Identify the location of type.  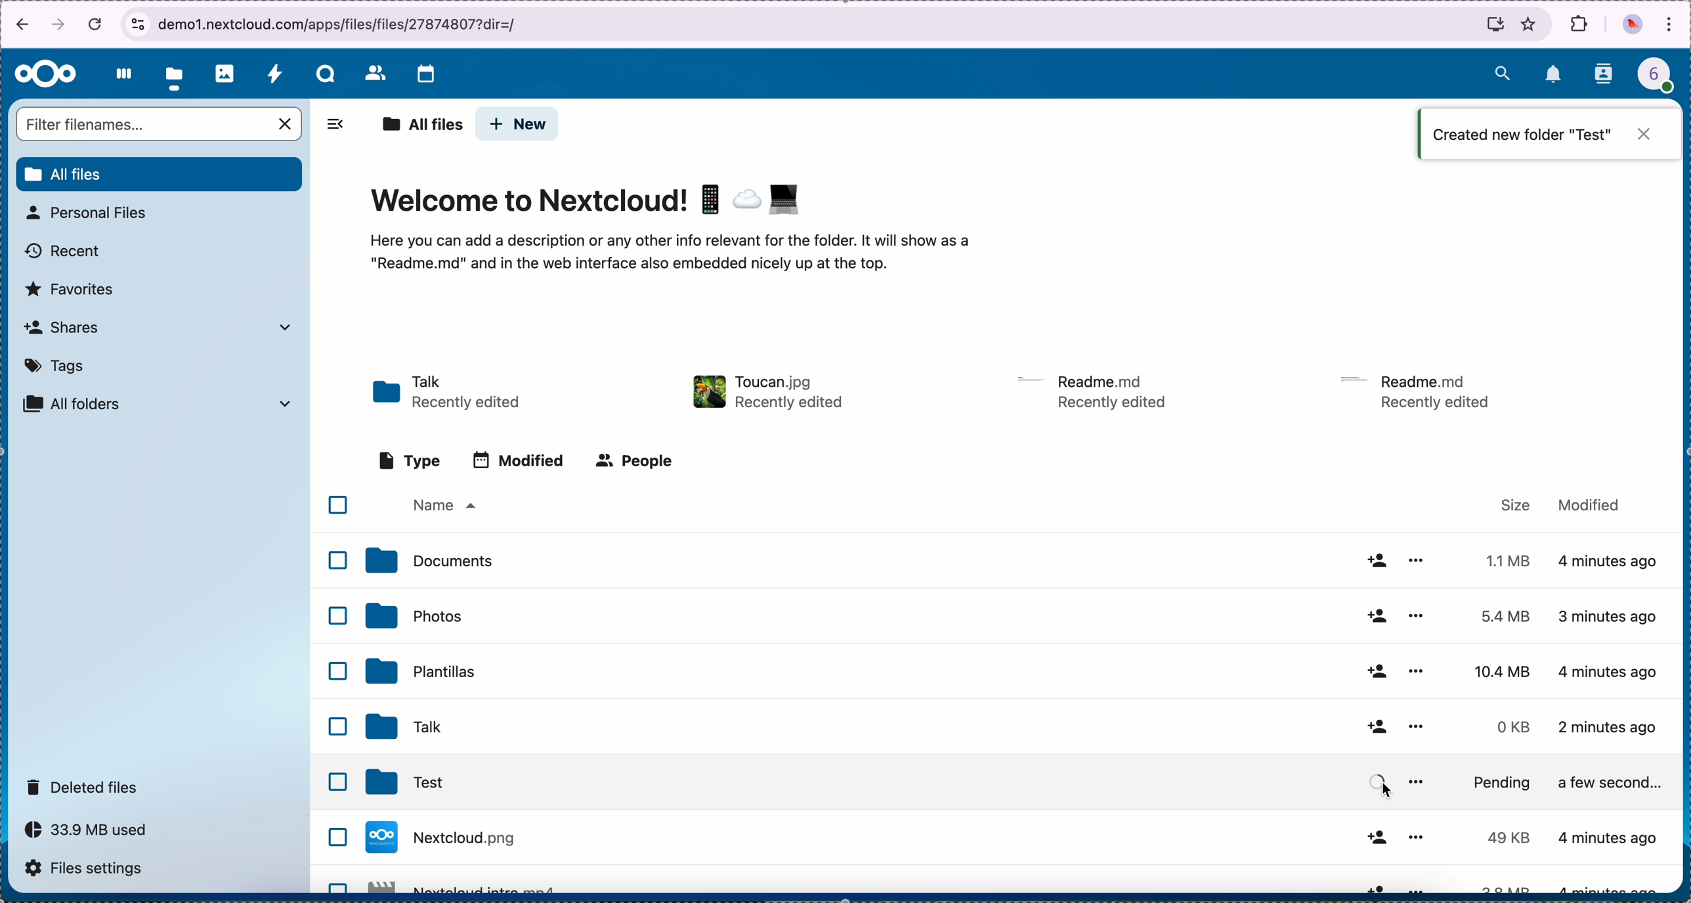
(410, 461).